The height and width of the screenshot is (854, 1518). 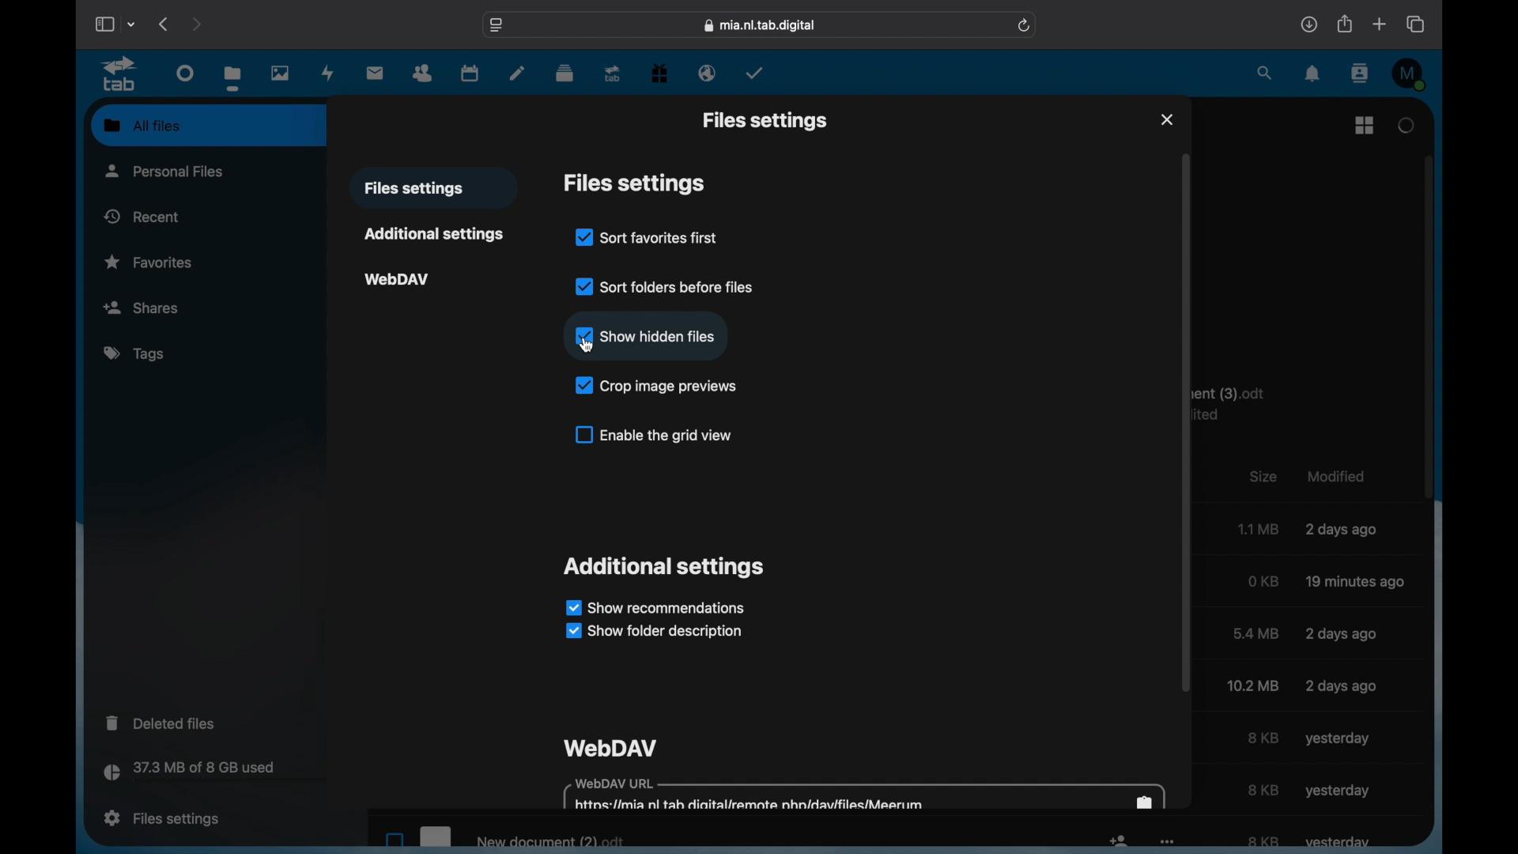 What do you see at coordinates (1263, 477) in the screenshot?
I see `size` at bounding box center [1263, 477].